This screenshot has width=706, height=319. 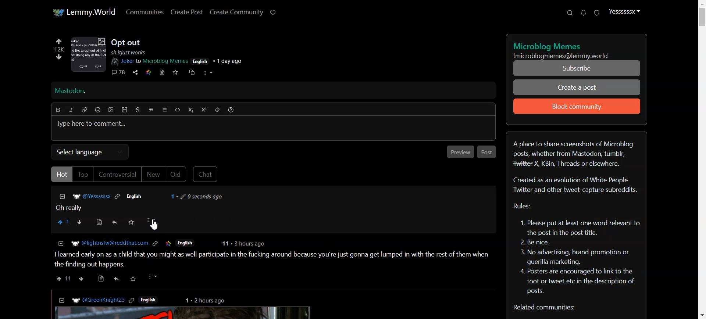 What do you see at coordinates (583, 13) in the screenshot?
I see `Unread message` at bounding box center [583, 13].